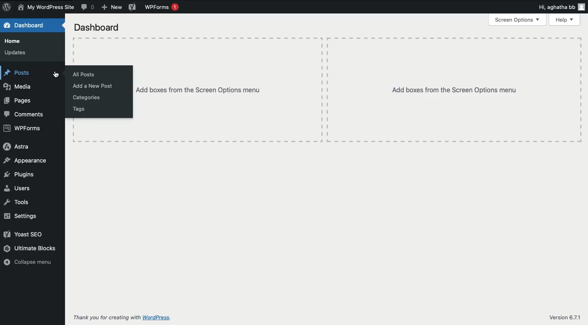 This screenshot has height=325, width=588. Describe the element at coordinates (561, 6) in the screenshot. I see `Hi user` at that location.